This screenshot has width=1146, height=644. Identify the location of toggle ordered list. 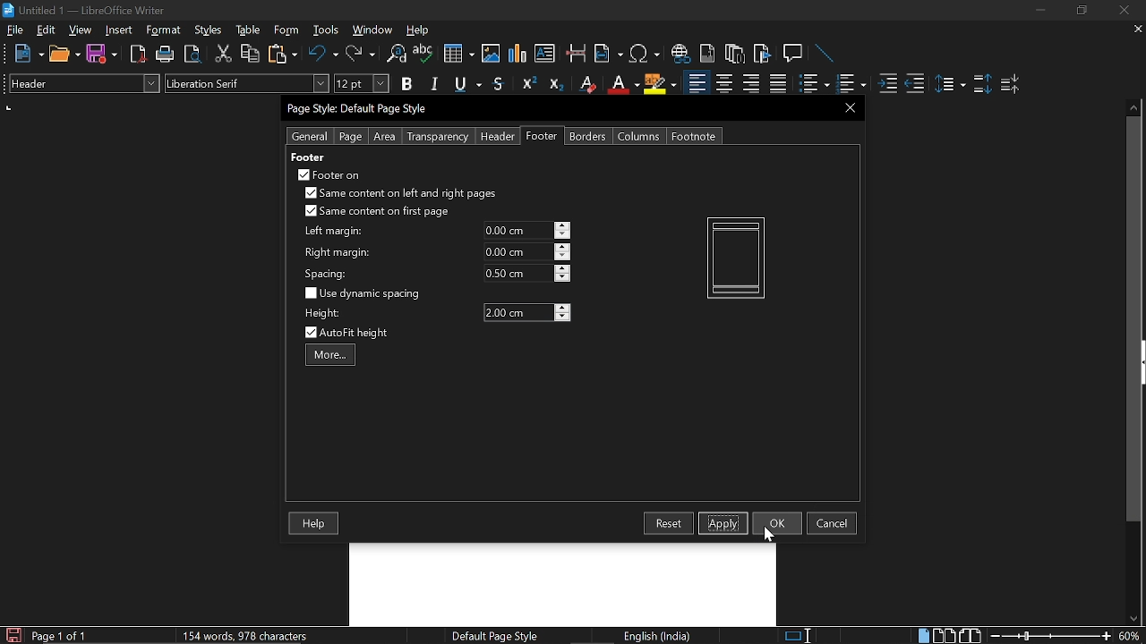
(814, 84).